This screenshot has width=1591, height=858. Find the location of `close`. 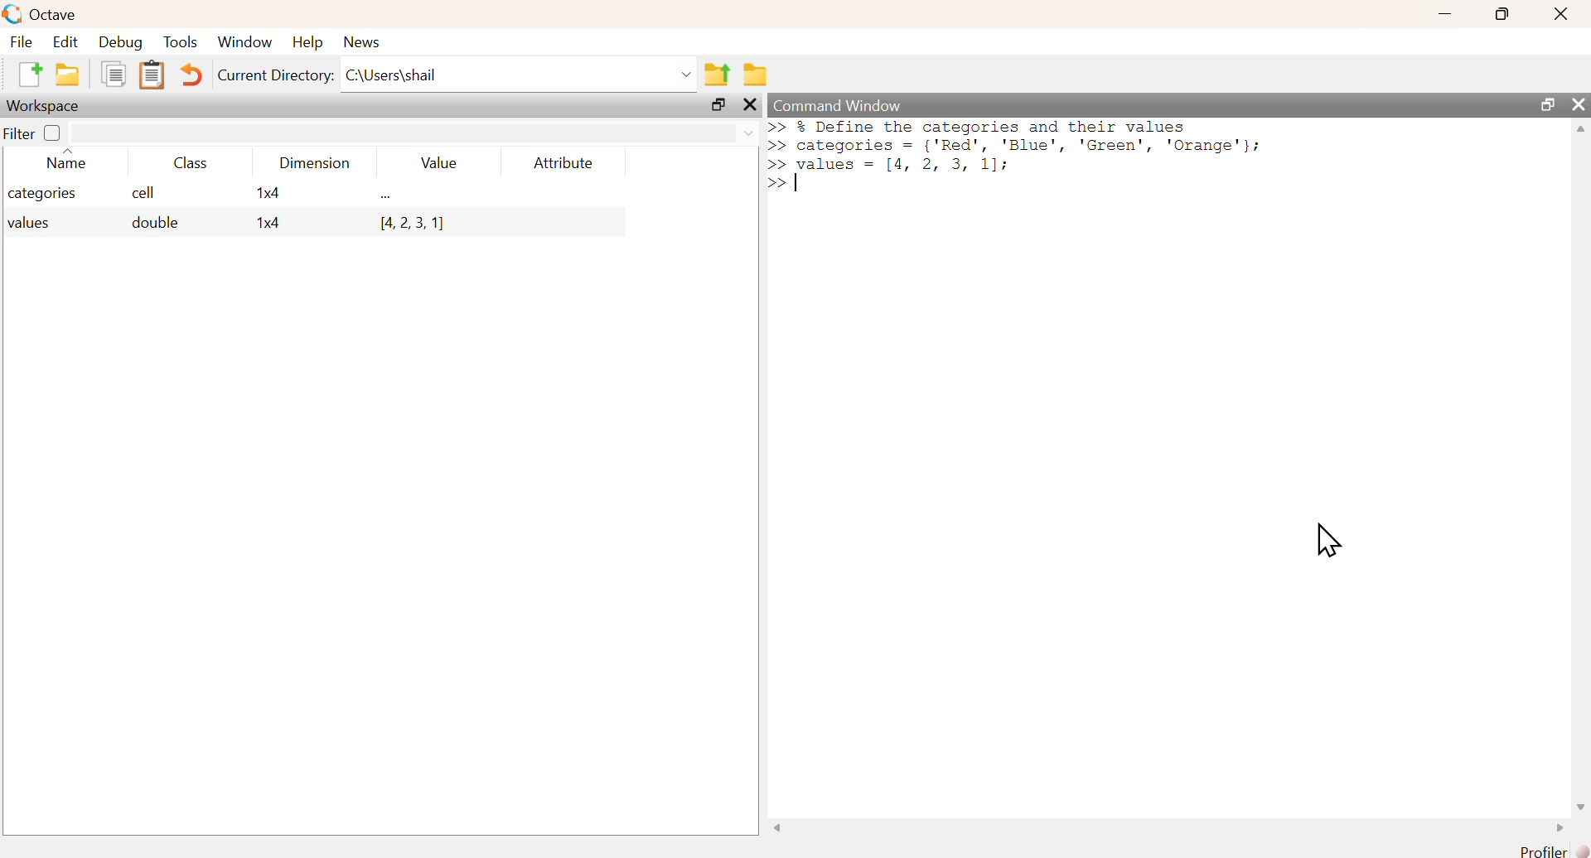

close is located at coordinates (1578, 103).